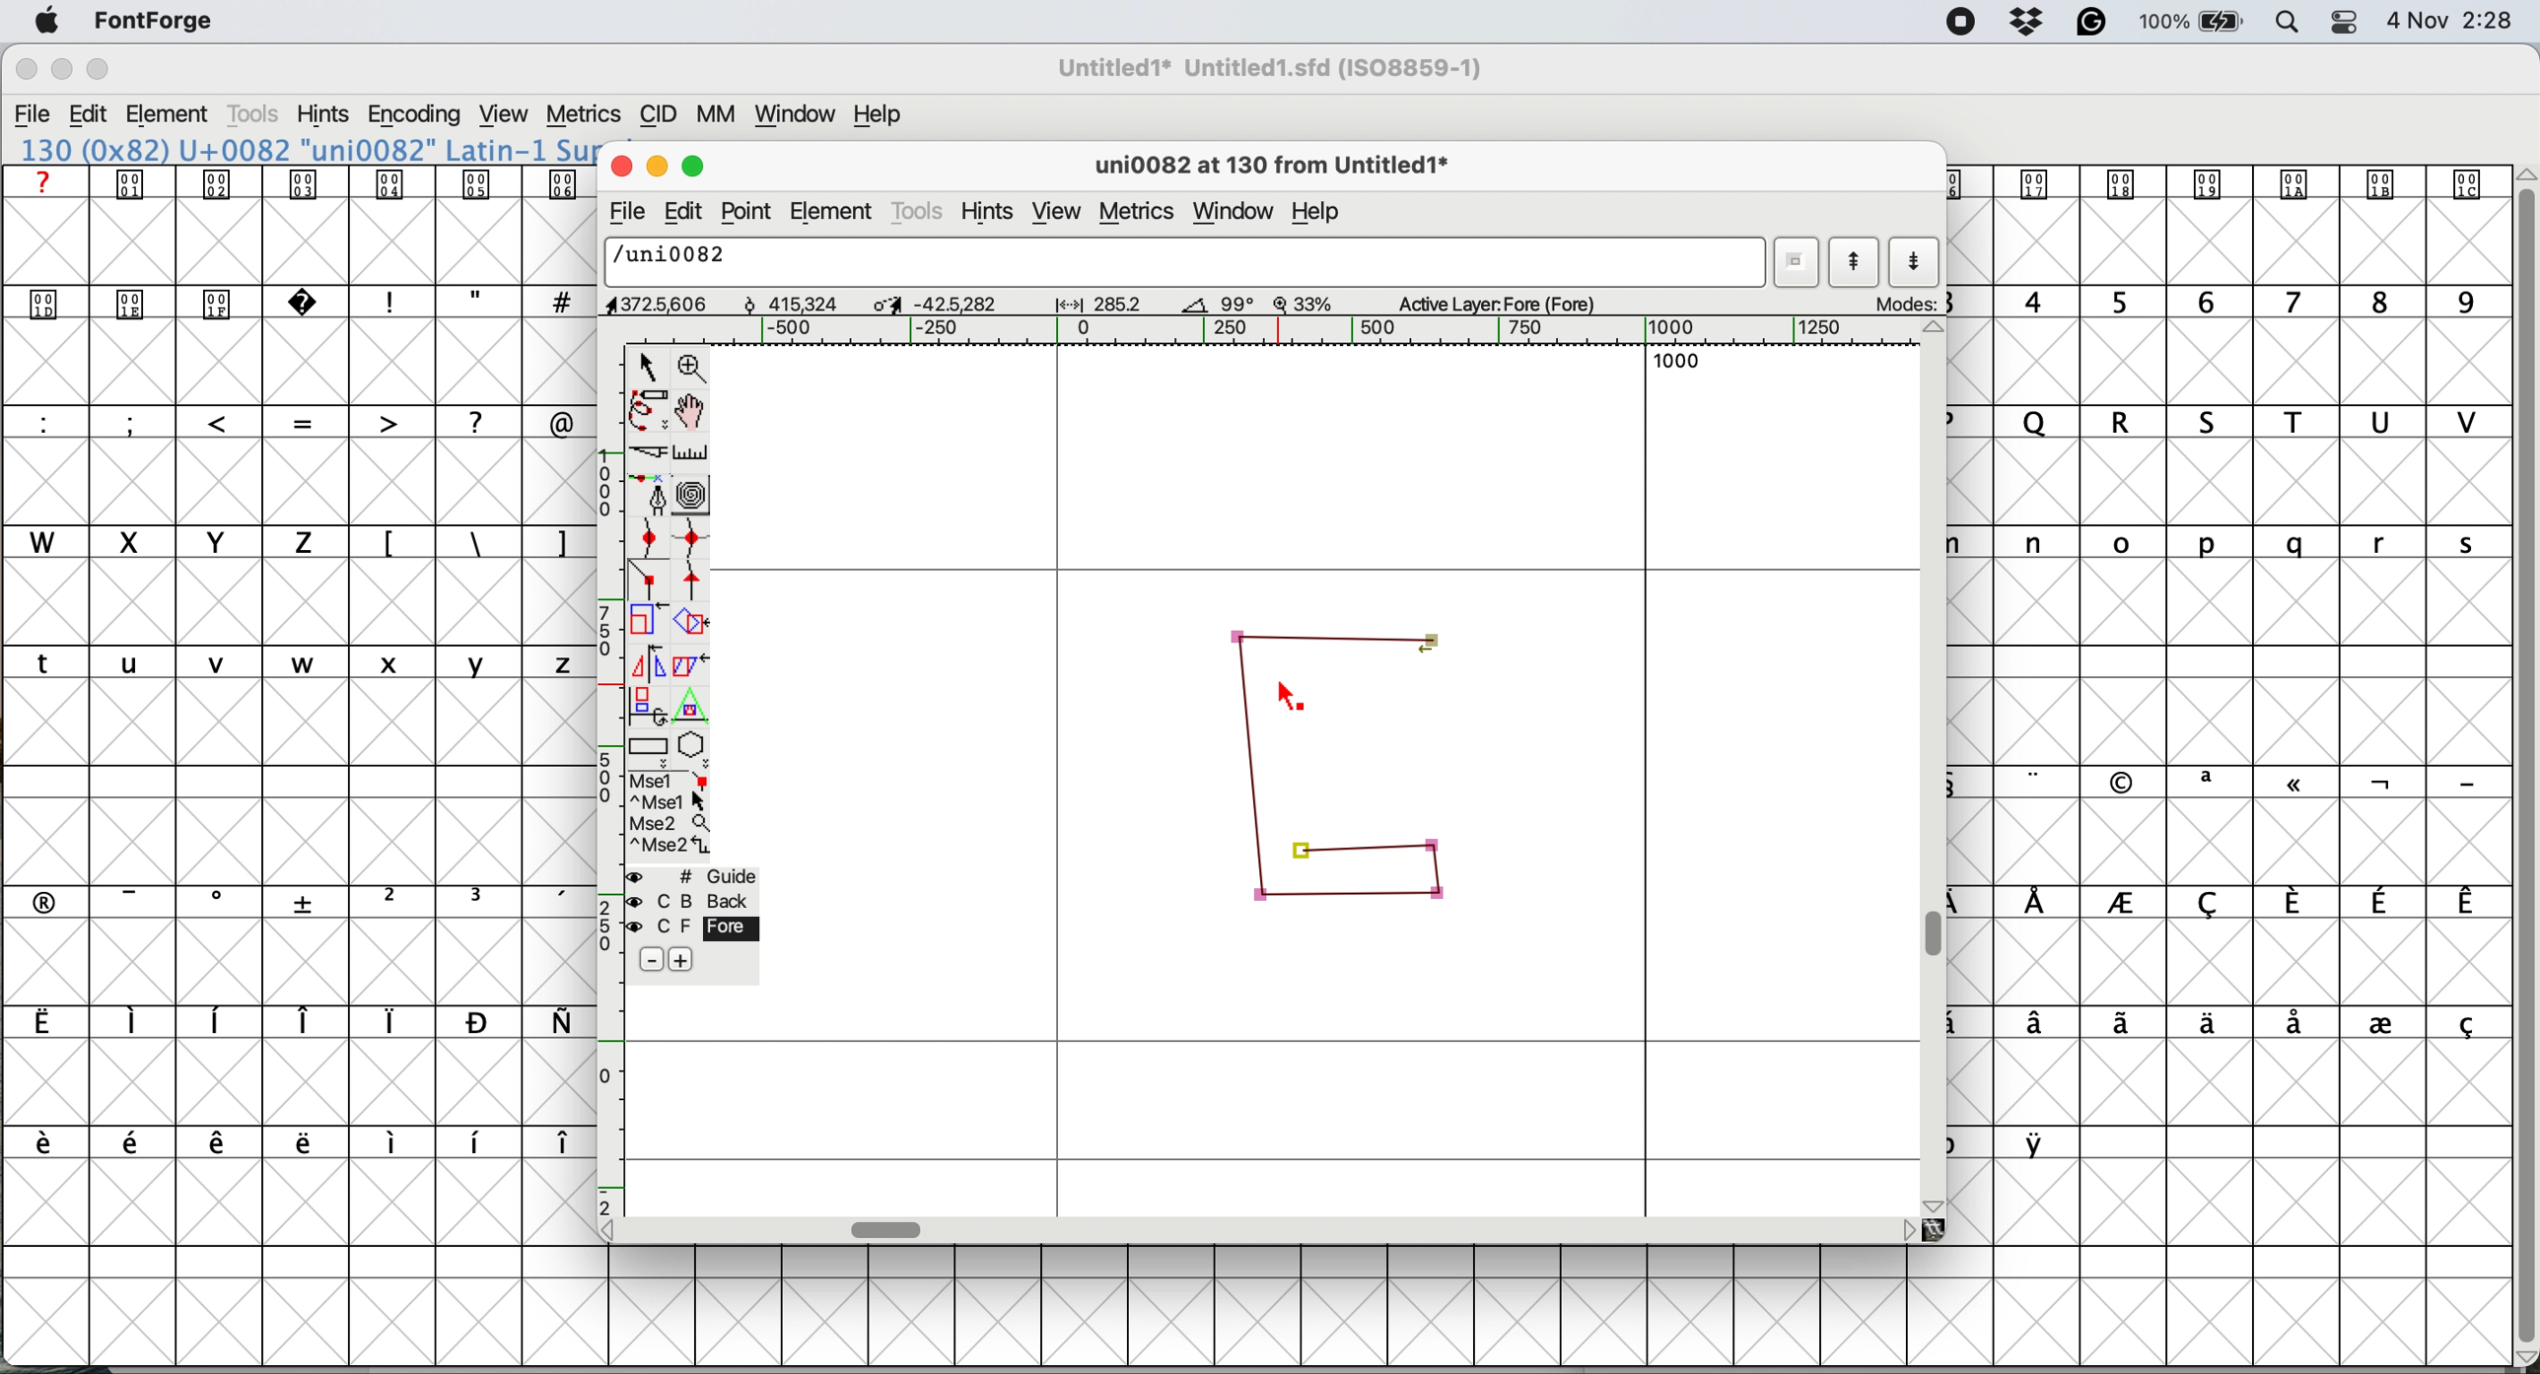  Describe the element at coordinates (583, 115) in the screenshot. I see `metrics` at that location.